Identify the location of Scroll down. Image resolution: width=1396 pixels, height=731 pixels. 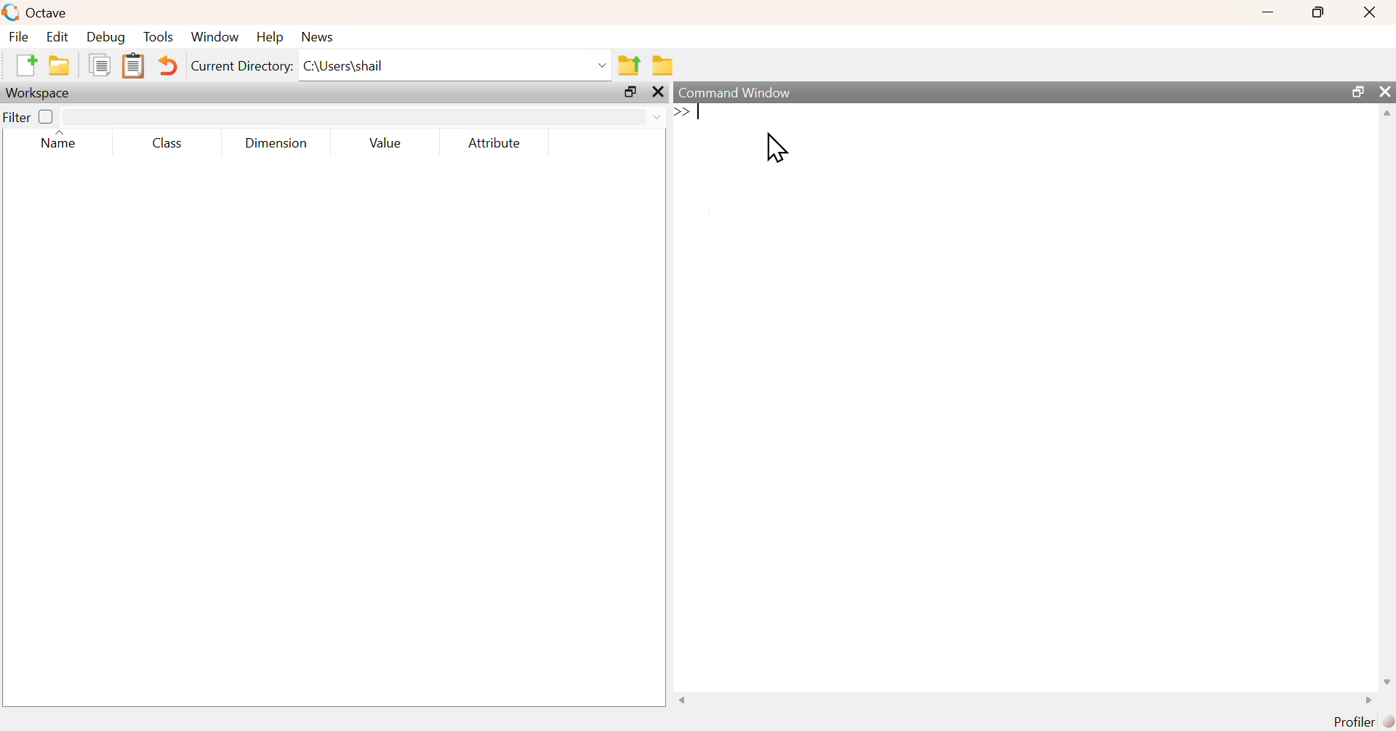
(1385, 682).